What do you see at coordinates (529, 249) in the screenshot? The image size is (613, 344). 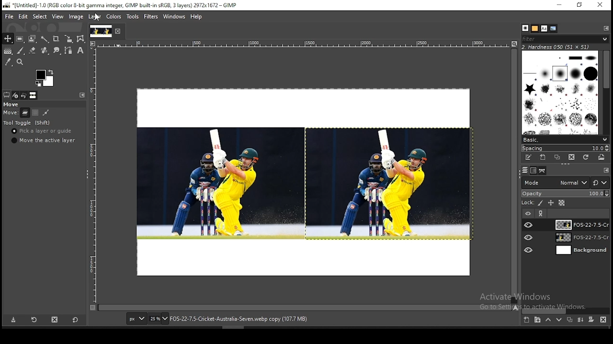 I see `layer visibility on/off` at bounding box center [529, 249].